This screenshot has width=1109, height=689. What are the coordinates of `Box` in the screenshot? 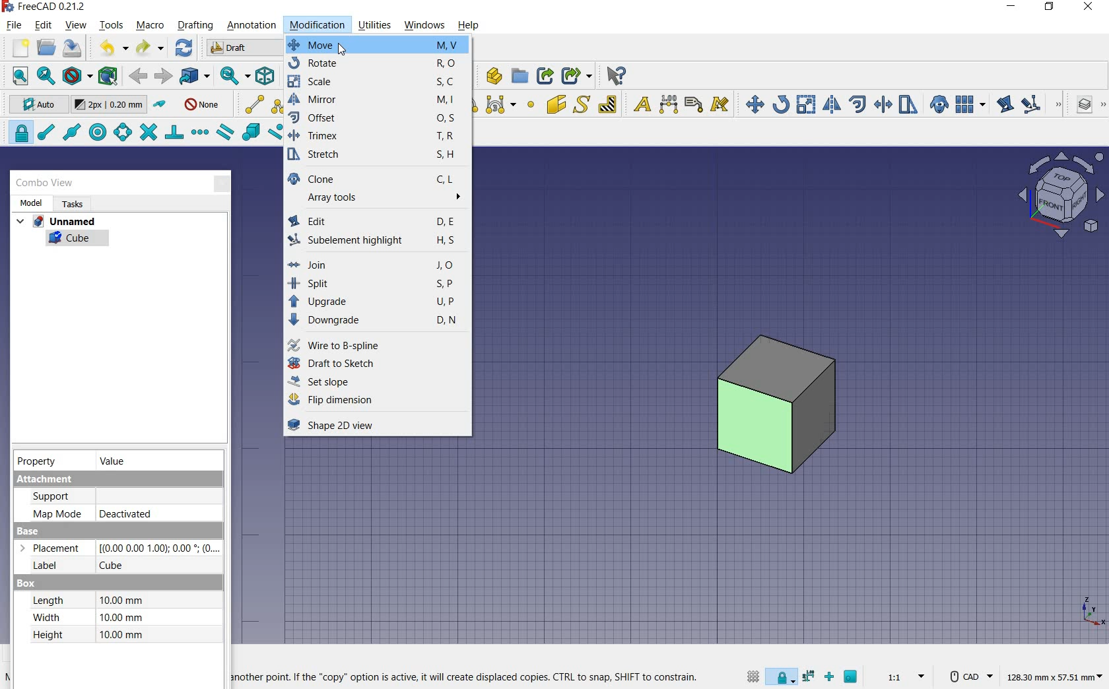 It's located at (26, 583).